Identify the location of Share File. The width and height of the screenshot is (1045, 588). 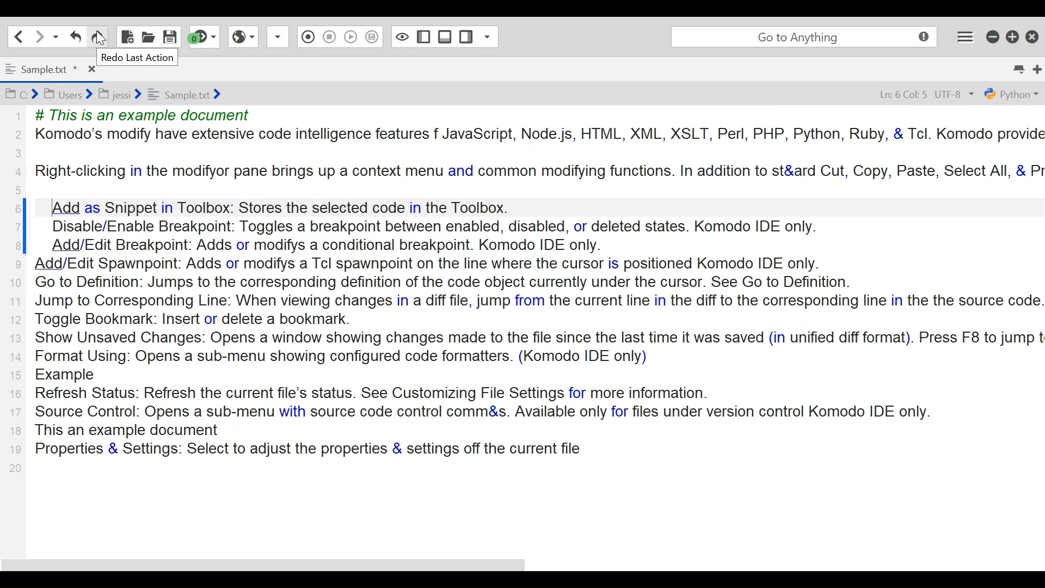
(276, 36).